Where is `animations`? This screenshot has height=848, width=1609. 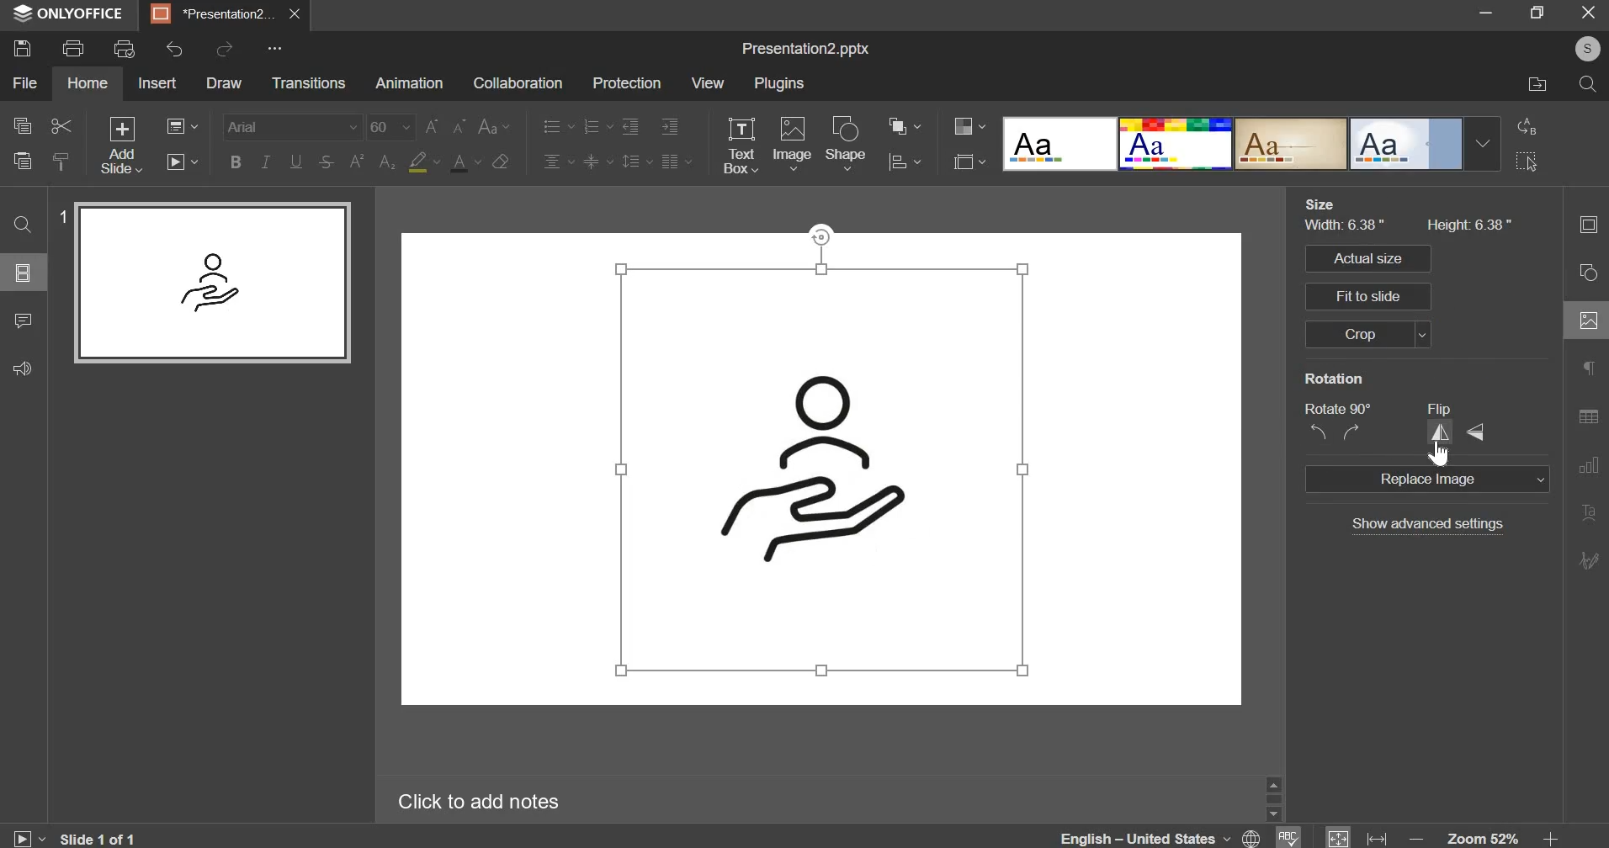
animations is located at coordinates (407, 83).